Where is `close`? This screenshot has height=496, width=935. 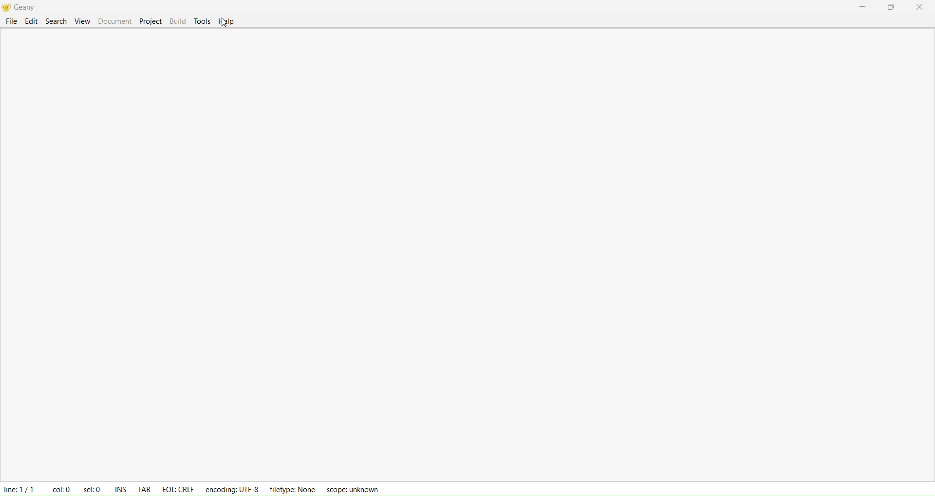
close is located at coordinates (920, 8).